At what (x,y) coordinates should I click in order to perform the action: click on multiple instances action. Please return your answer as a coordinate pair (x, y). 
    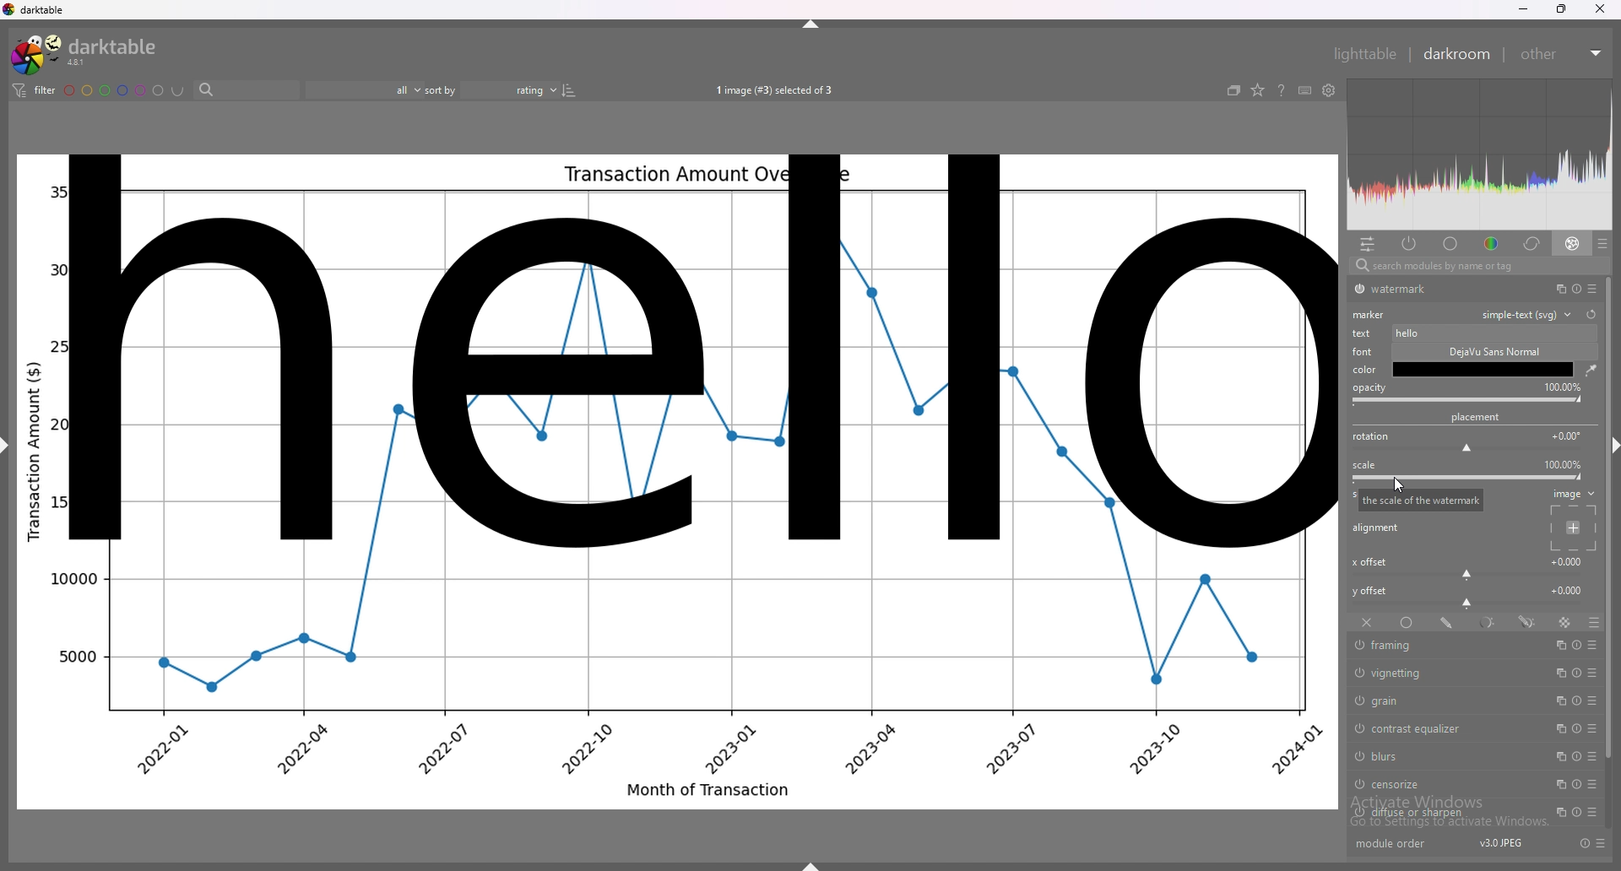
    Looking at the image, I should click on (1559, 756).